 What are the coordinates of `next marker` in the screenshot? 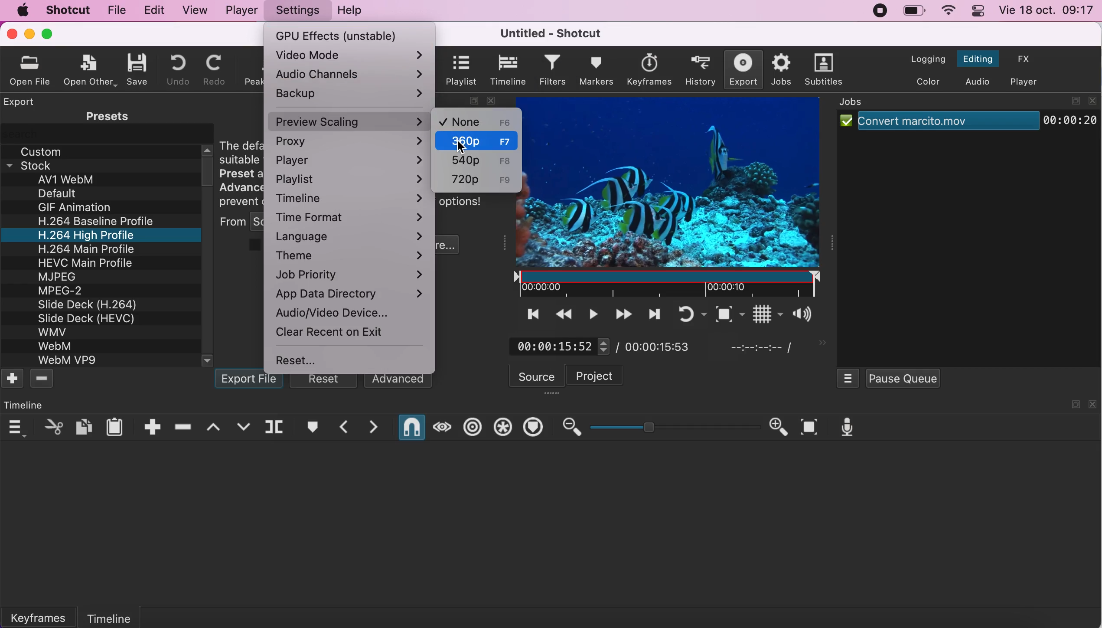 It's located at (374, 427).